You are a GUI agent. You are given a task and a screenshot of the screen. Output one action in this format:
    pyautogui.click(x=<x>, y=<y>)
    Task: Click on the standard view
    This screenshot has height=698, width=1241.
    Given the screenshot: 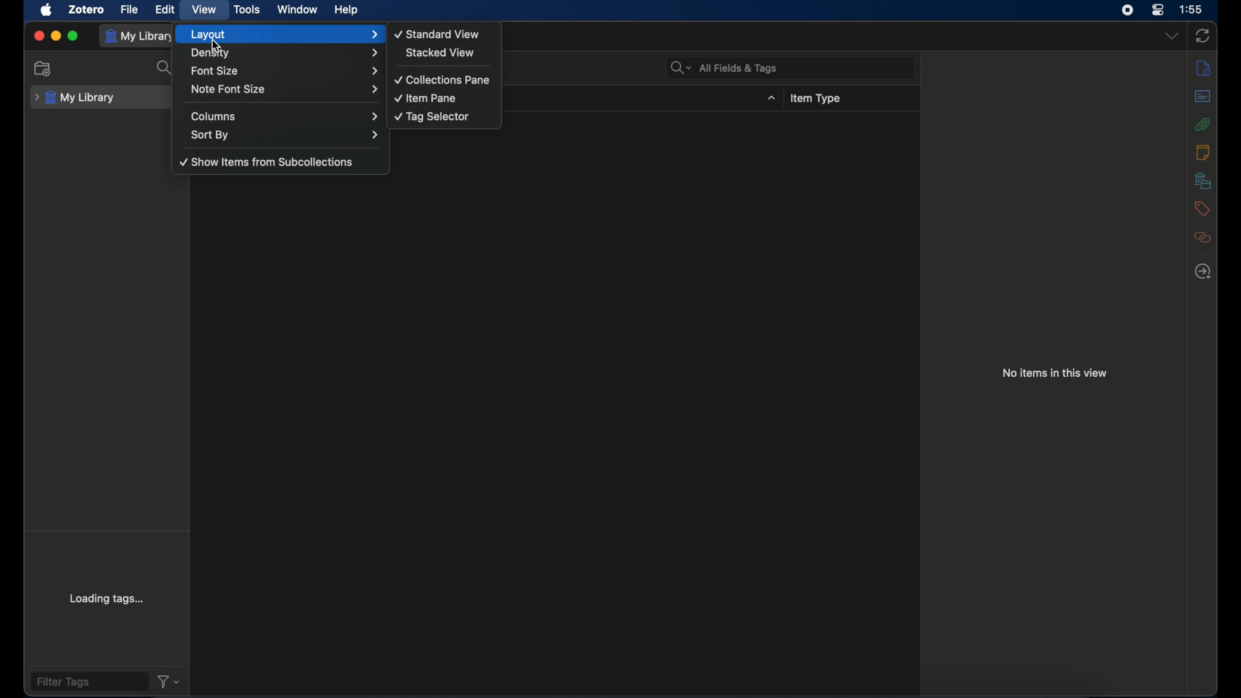 What is the action you would take?
    pyautogui.click(x=438, y=34)
    